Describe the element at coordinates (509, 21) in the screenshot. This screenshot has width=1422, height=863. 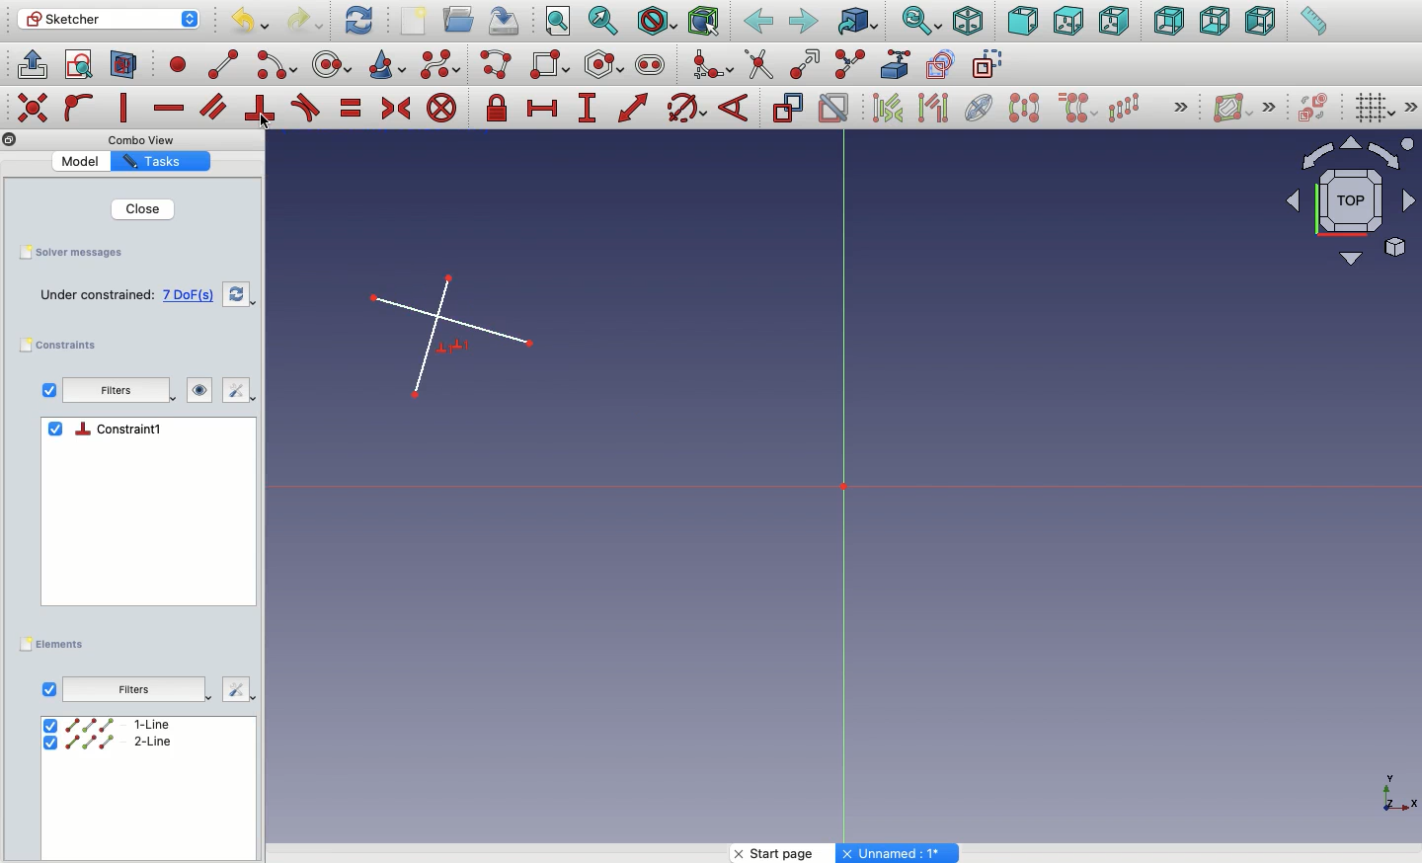
I see `Save` at that location.